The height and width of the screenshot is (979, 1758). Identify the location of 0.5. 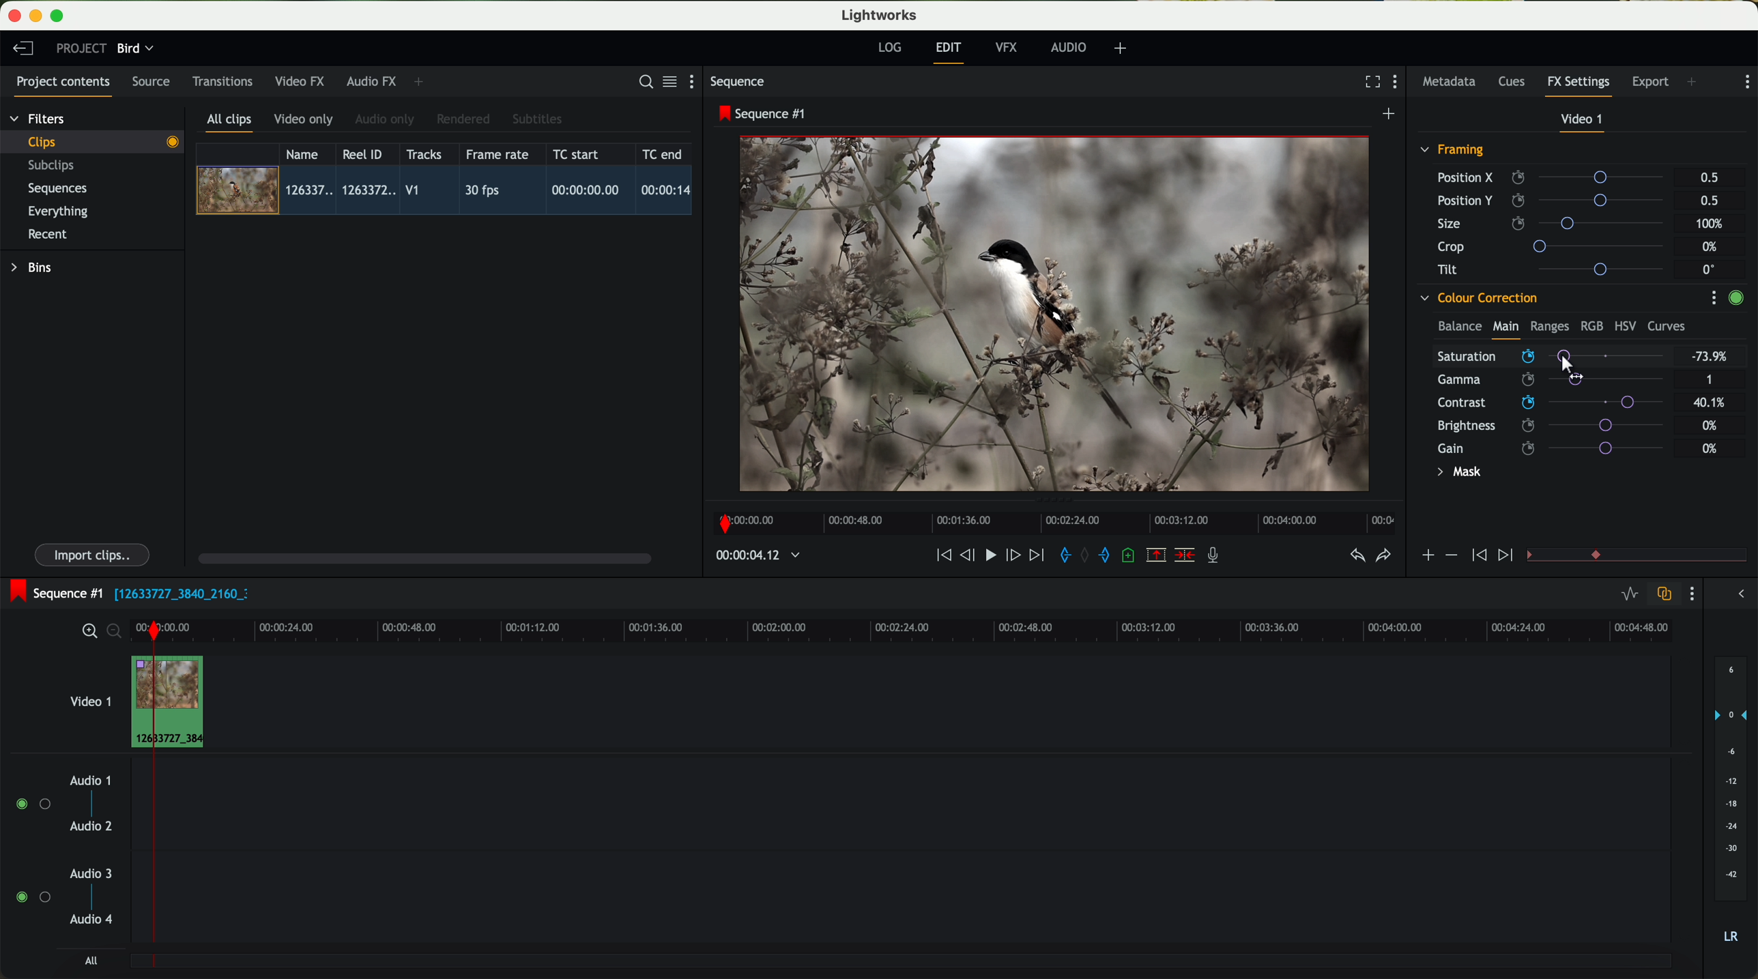
(1710, 178).